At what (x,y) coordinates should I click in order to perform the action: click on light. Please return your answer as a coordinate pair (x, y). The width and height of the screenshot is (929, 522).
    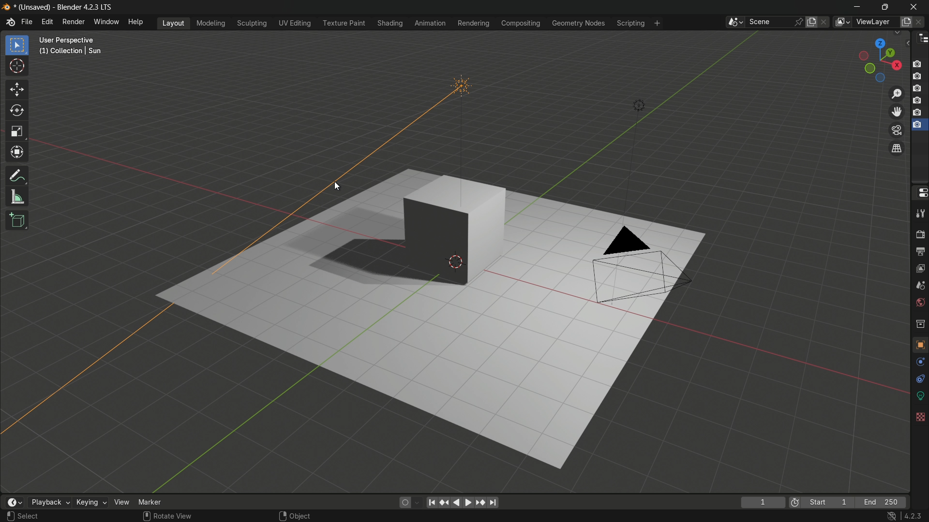
    Looking at the image, I should click on (638, 104).